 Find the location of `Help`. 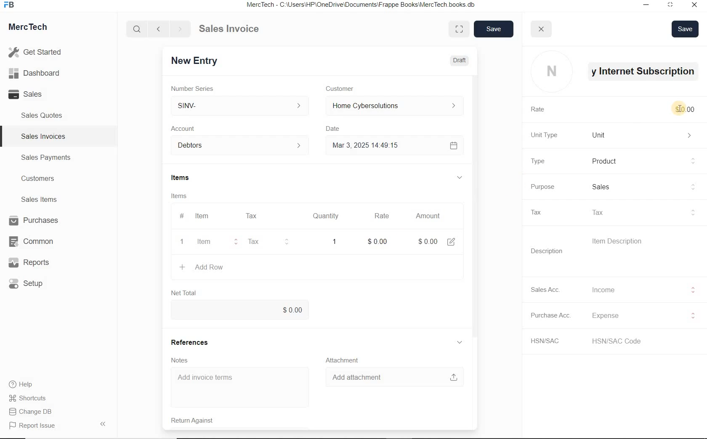

Help is located at coordinates (25, 384).